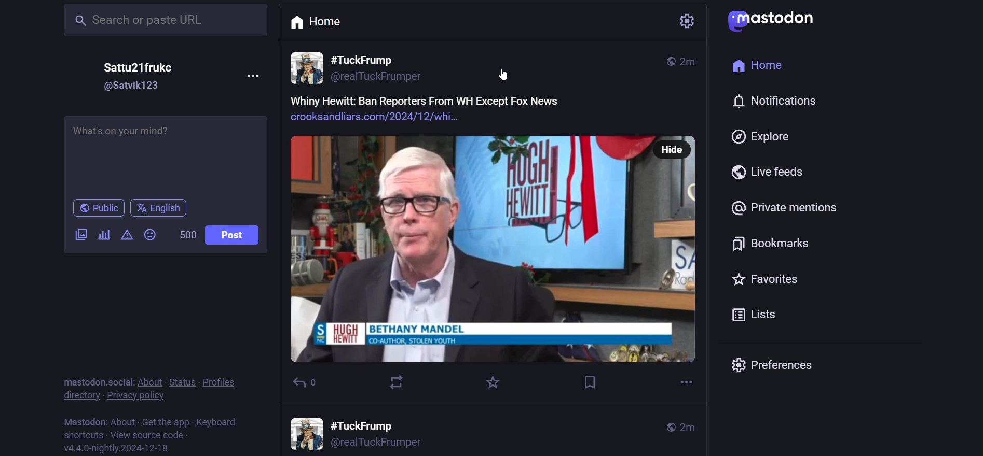 This screenshot has width=983, height=456. What do you see at coordinates (141, 68) in the screenshot?
I see `name` at bounding box center [141, 68].